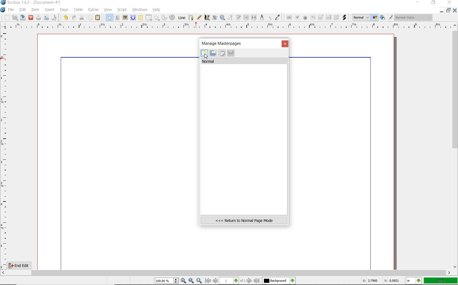 This screenshot has height=285, width=458. What do you see at coordinates (455, 10) in the screenshot?
I see `close` at bounding box center [455, 10].